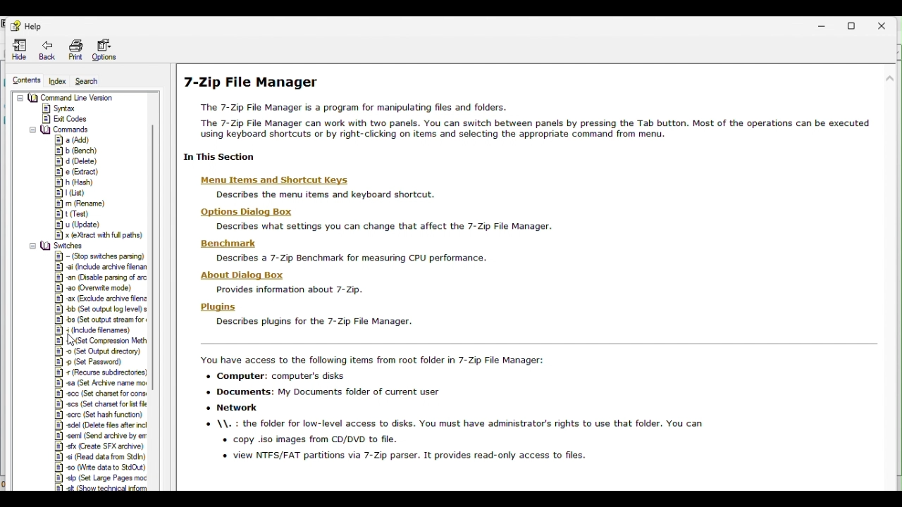  I want to click on menu items and shortcut, so click(276, 181).